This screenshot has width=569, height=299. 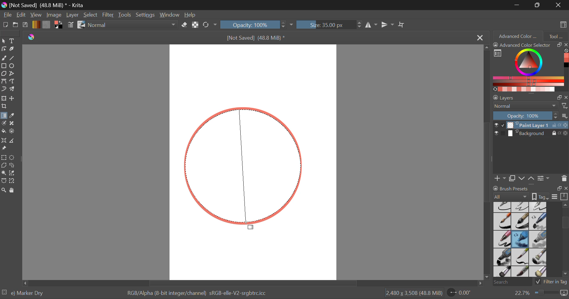 What do you see at coordinates (538, 293) in the screenshot?
I see `Zoom 22.7%` at bounding box center [538, 293].